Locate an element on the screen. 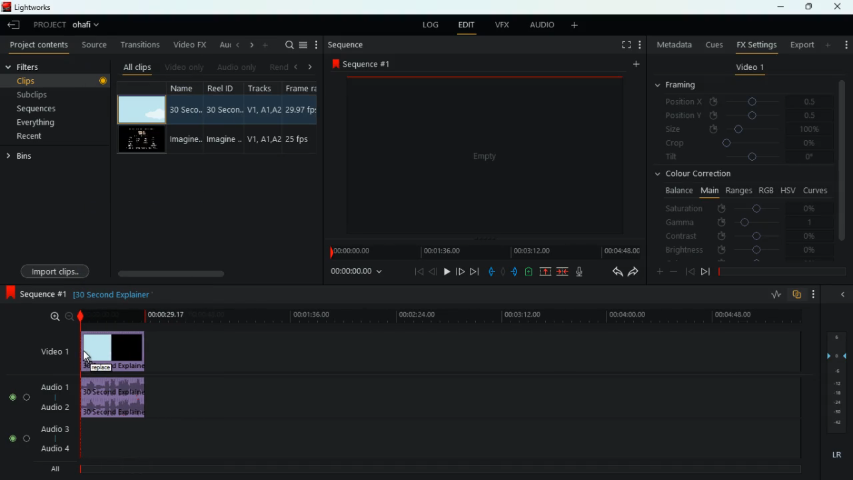 Image resolution: width=853 pixels, height=480 pixels. position x is located at coordinates (741, 101).